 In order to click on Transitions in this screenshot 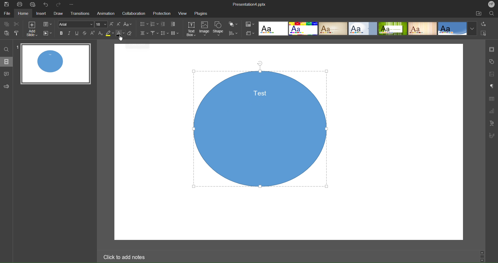, I will do `click(80, 13)`.